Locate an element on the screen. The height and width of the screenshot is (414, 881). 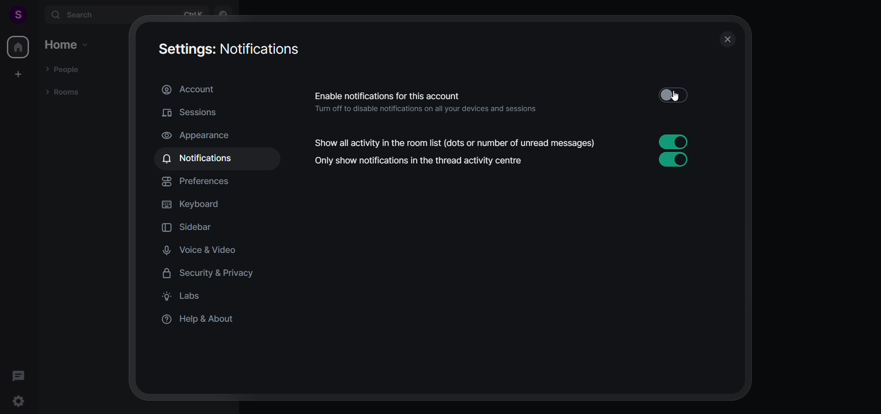
people is located at coordinates (64, 68).